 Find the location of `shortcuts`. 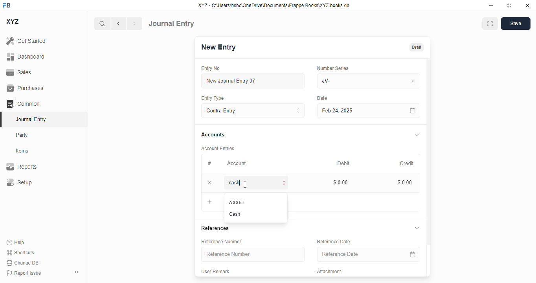

shortcuts is located at coordinates (20, 252).